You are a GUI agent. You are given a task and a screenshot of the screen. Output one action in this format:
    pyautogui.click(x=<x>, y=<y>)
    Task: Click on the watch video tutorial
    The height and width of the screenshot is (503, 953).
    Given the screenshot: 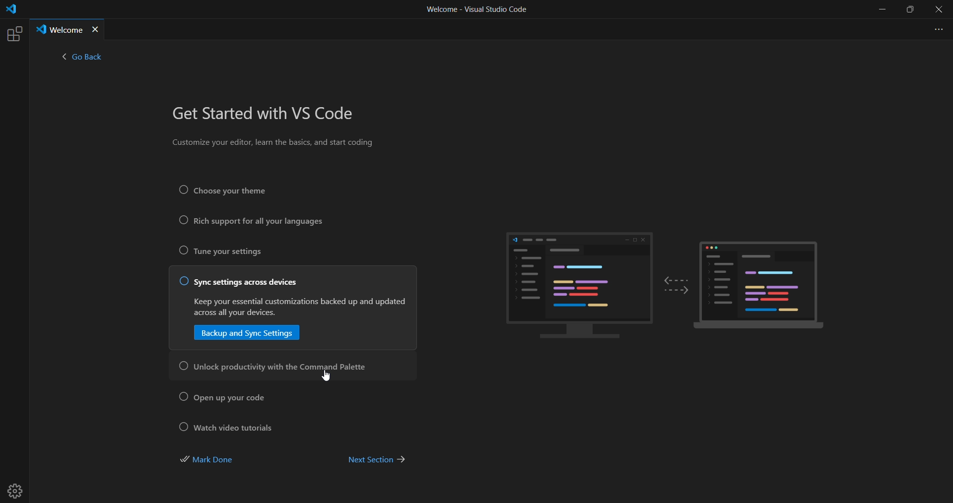 What is the action you would take?
    pyautogui.click(x=230, y=426)
    